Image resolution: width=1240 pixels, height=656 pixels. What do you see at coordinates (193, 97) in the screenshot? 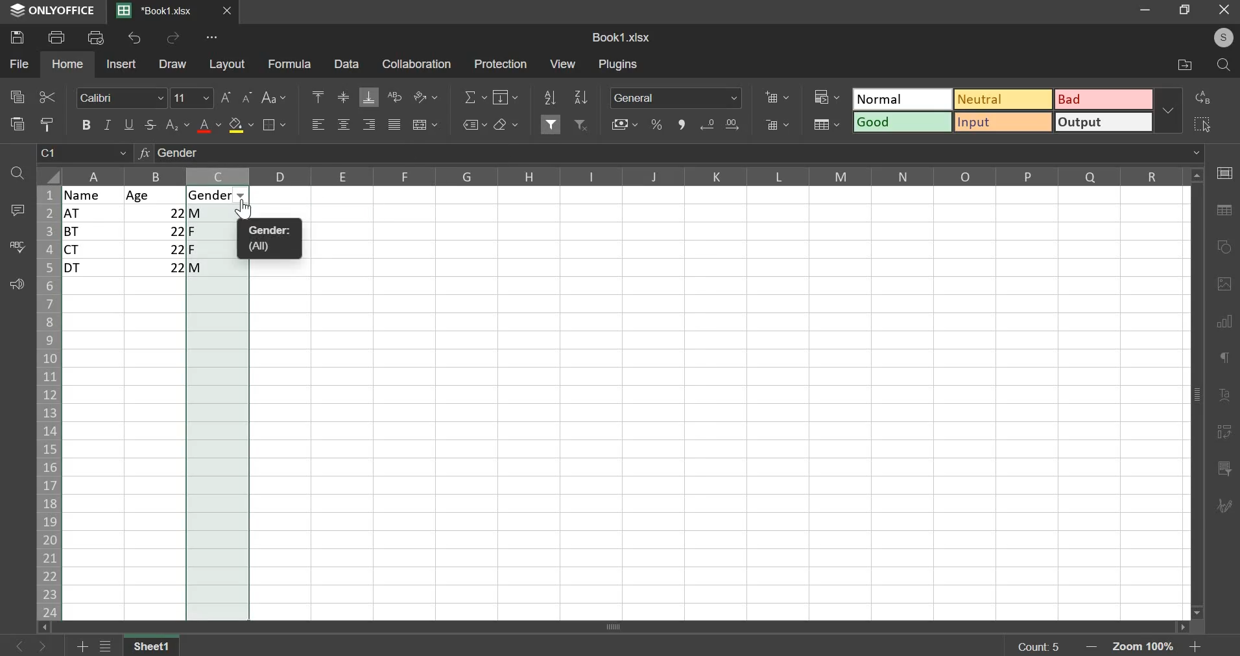
I see `font size` at bounding box center [193, 97].